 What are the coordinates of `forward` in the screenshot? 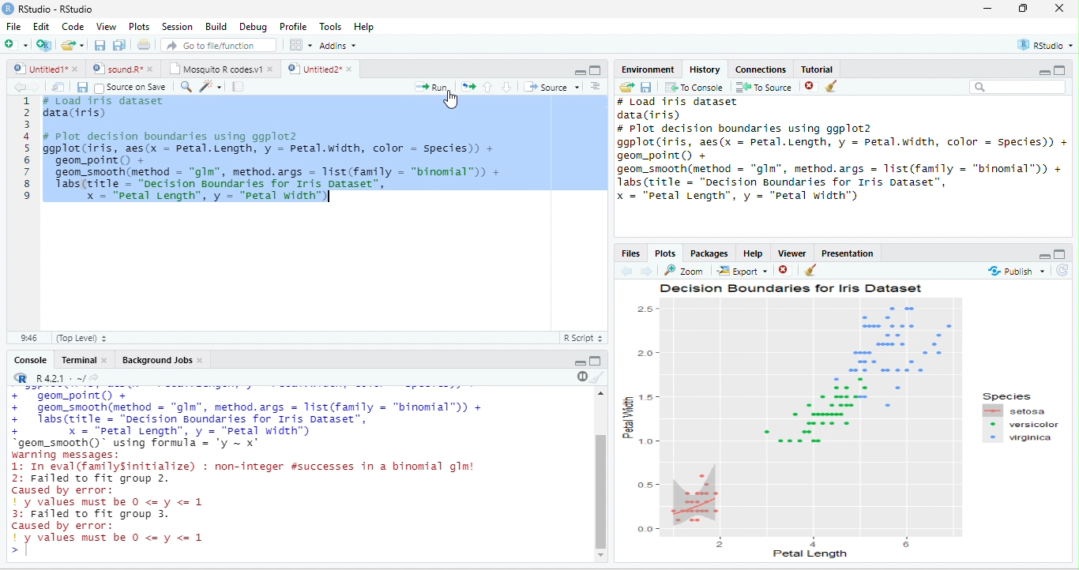 It's located at (36, 88).